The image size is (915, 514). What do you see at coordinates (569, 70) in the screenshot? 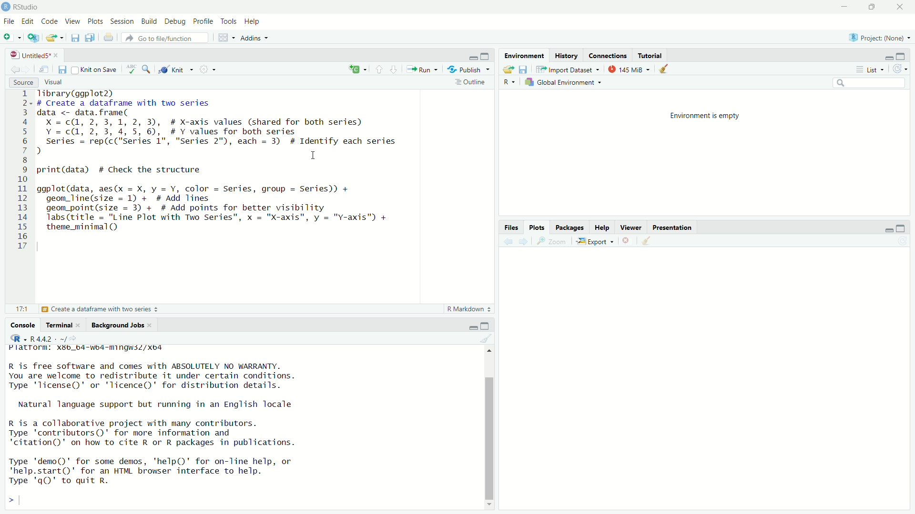
I see `Import Dataset` at bounding box center [569, 70].